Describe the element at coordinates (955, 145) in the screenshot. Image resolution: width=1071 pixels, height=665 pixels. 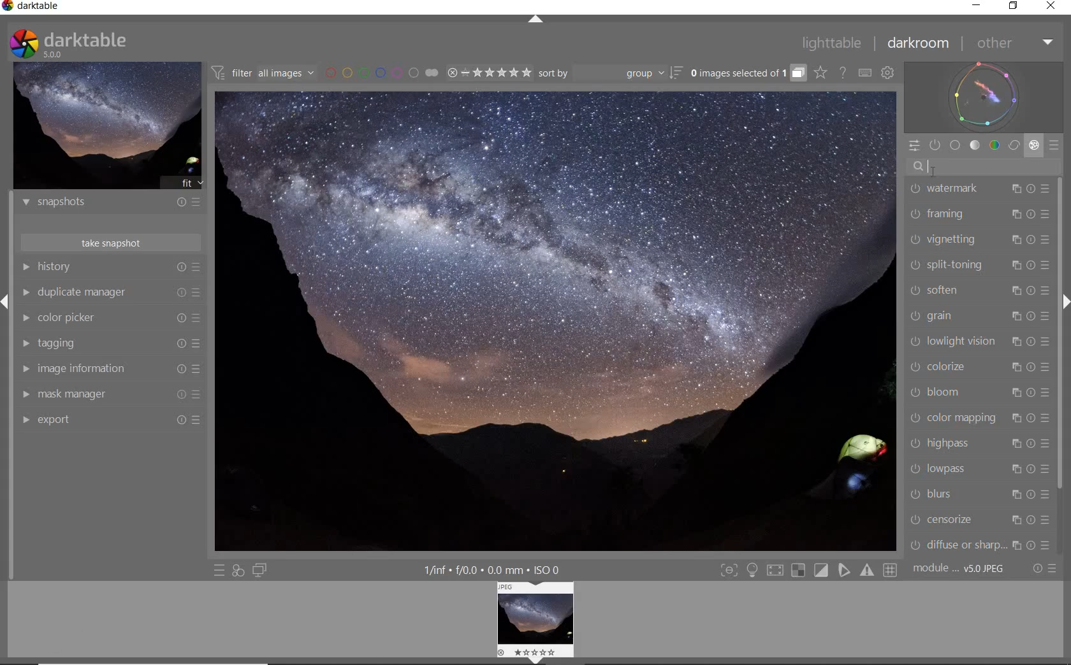
I see `BASE` at that location.